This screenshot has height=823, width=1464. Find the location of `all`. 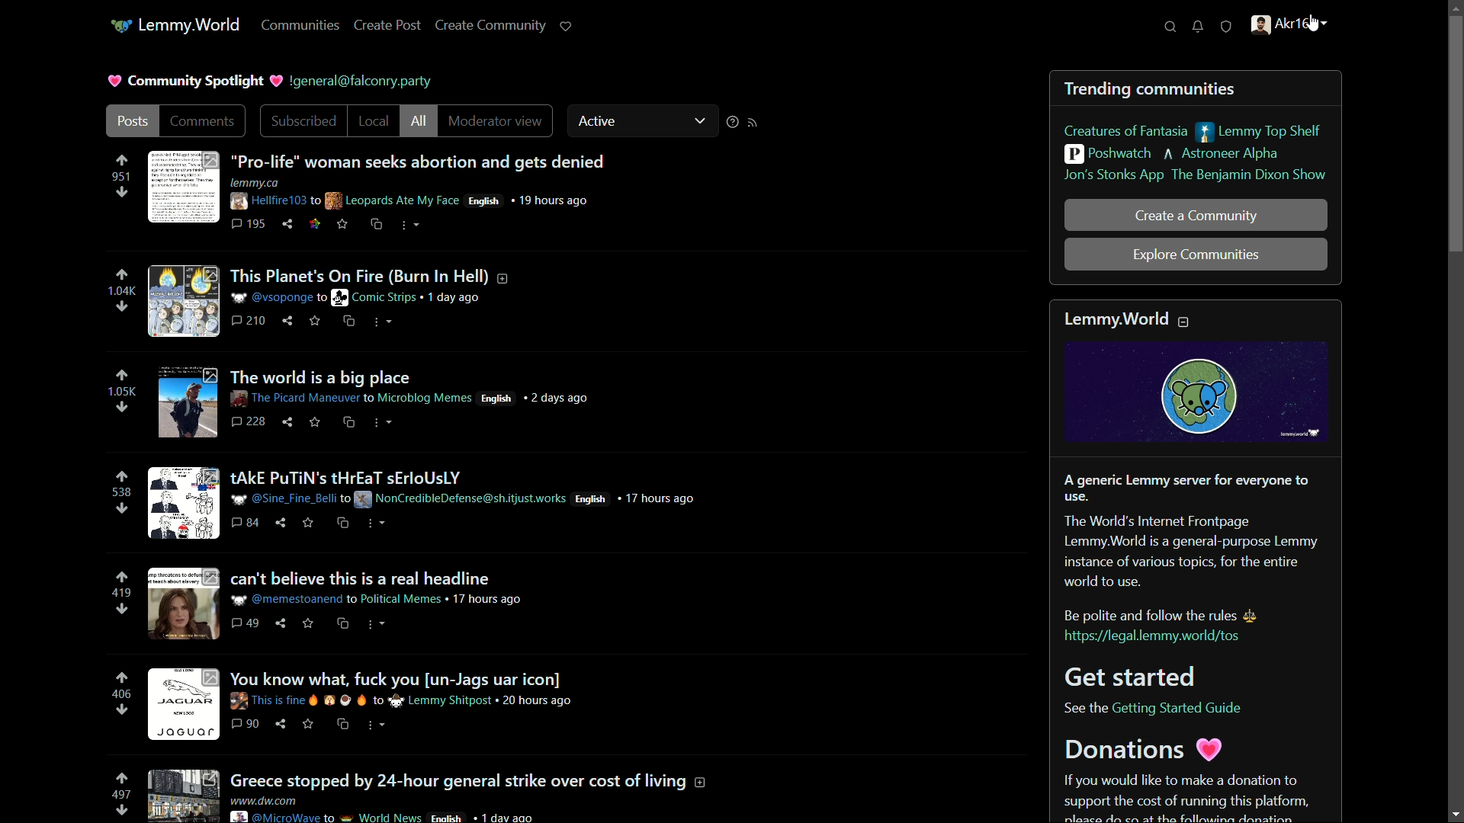

all is located at coordinates (418, 121).